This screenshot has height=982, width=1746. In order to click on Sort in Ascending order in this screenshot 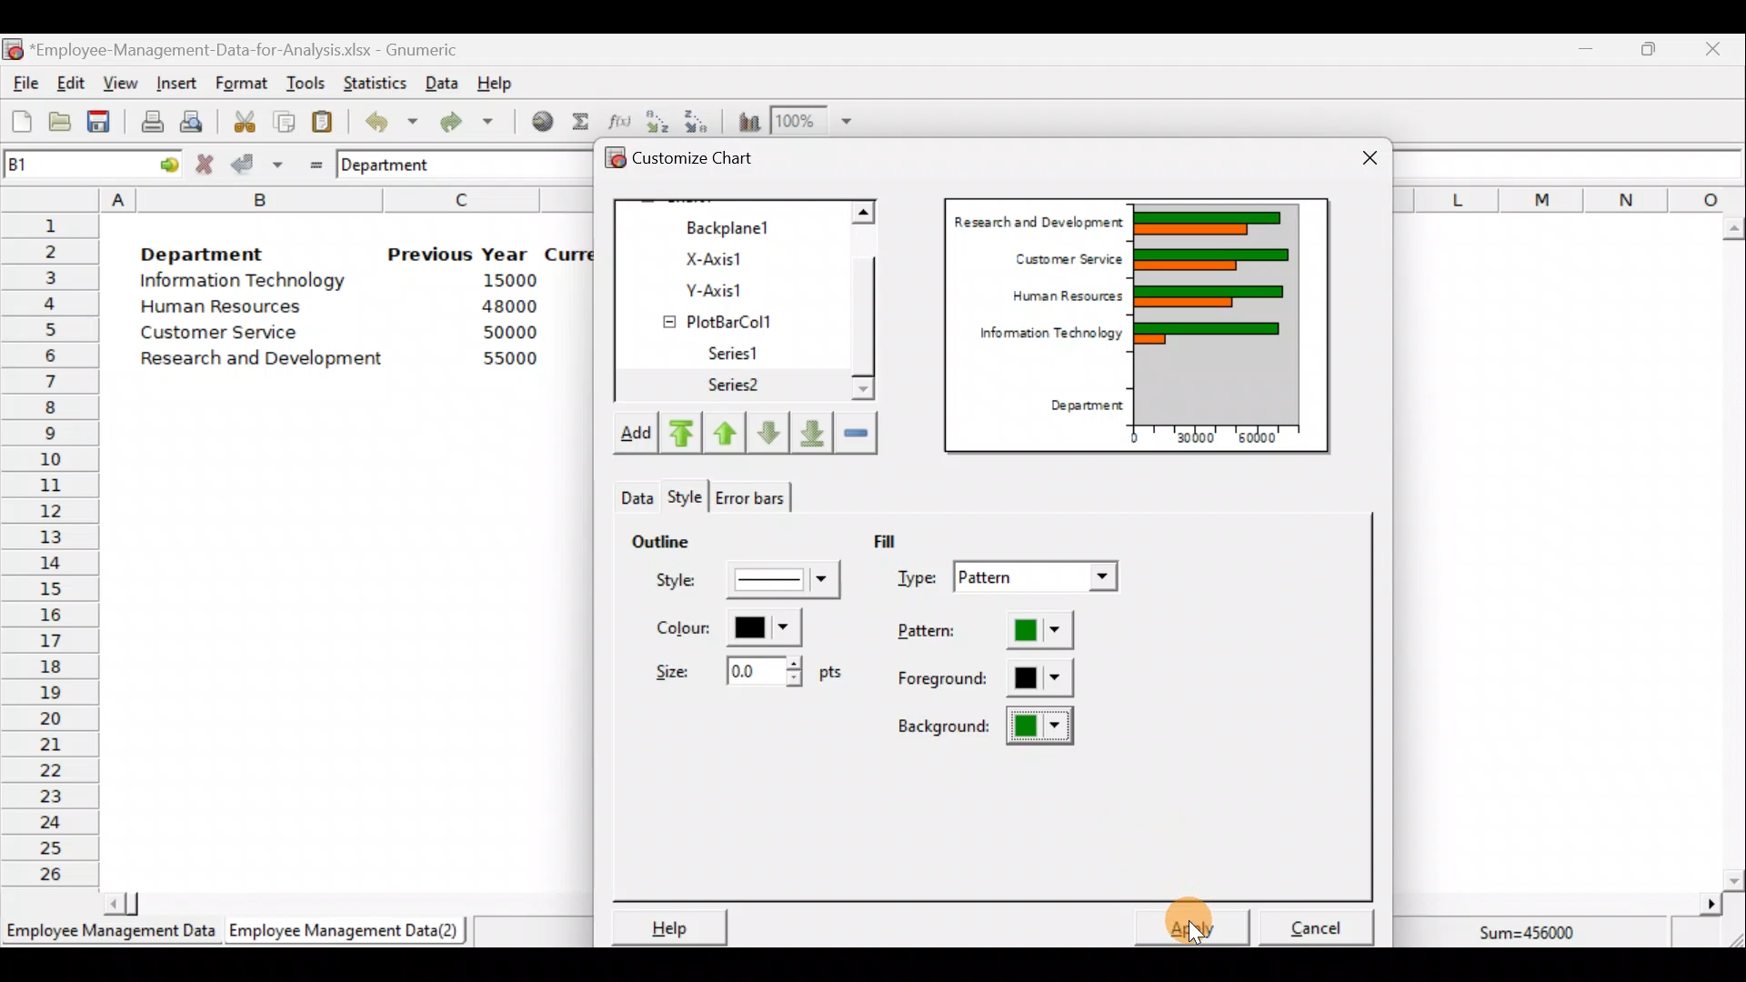, I will do `click(657, 121)`.